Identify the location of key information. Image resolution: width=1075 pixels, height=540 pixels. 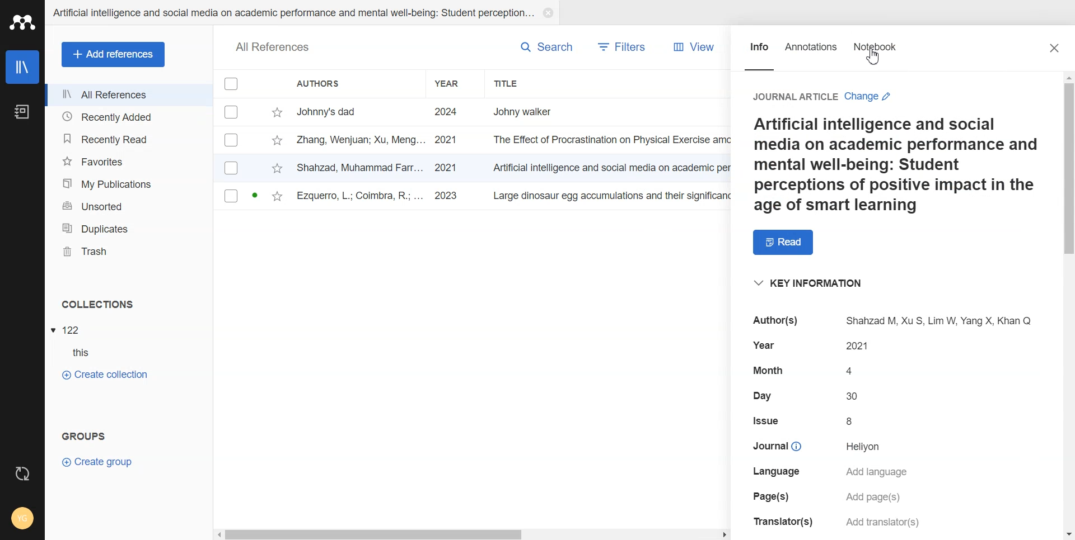
(809, 285).